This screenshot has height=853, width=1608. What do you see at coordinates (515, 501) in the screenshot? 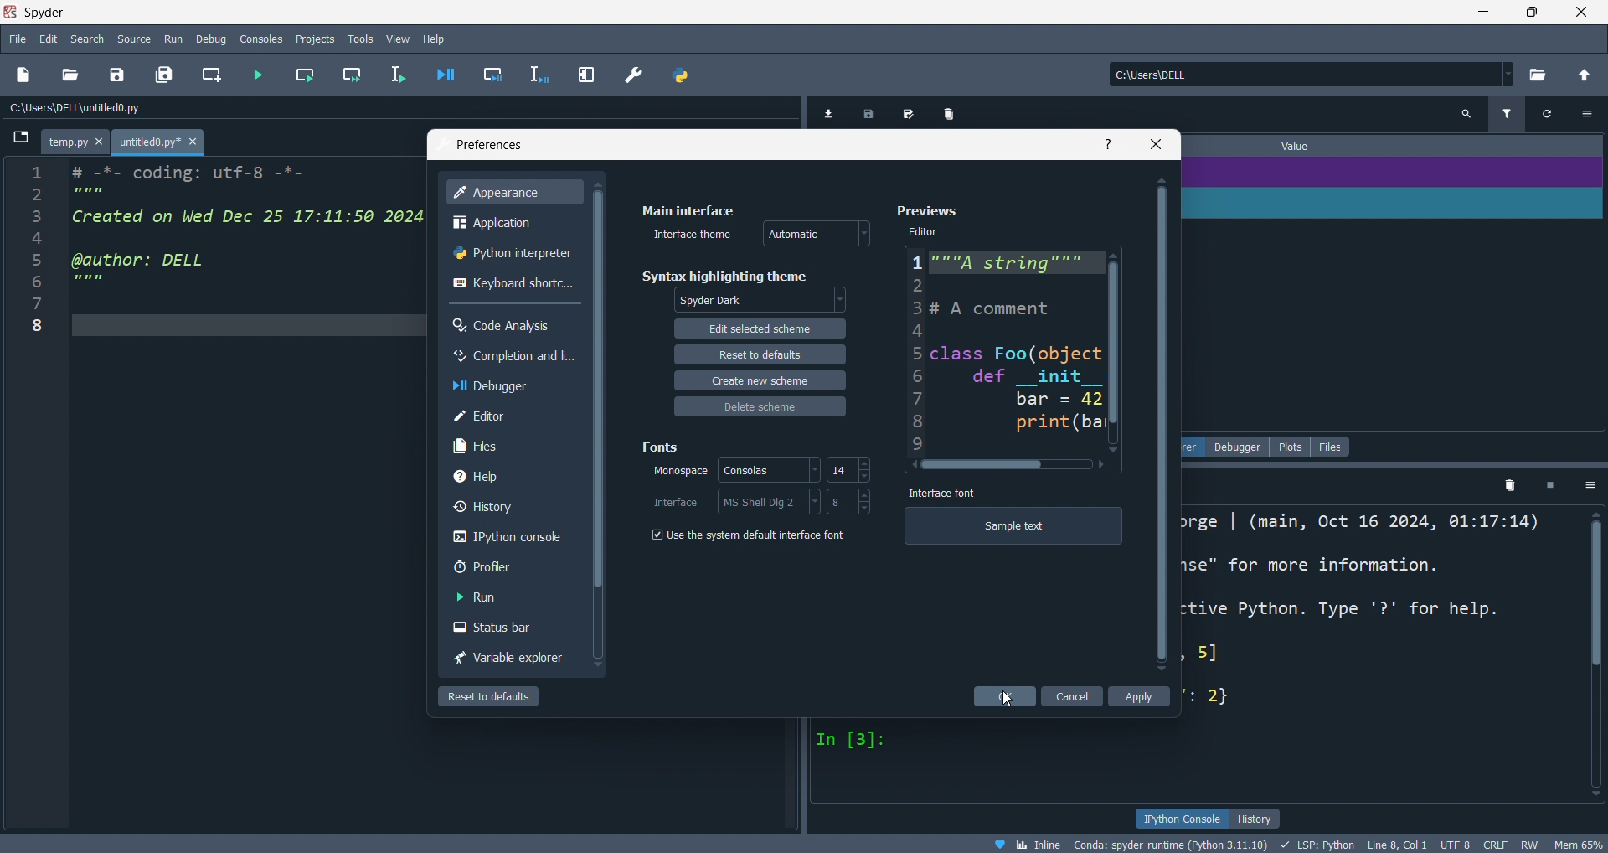
I see `history` at bounding box center [515, 501].